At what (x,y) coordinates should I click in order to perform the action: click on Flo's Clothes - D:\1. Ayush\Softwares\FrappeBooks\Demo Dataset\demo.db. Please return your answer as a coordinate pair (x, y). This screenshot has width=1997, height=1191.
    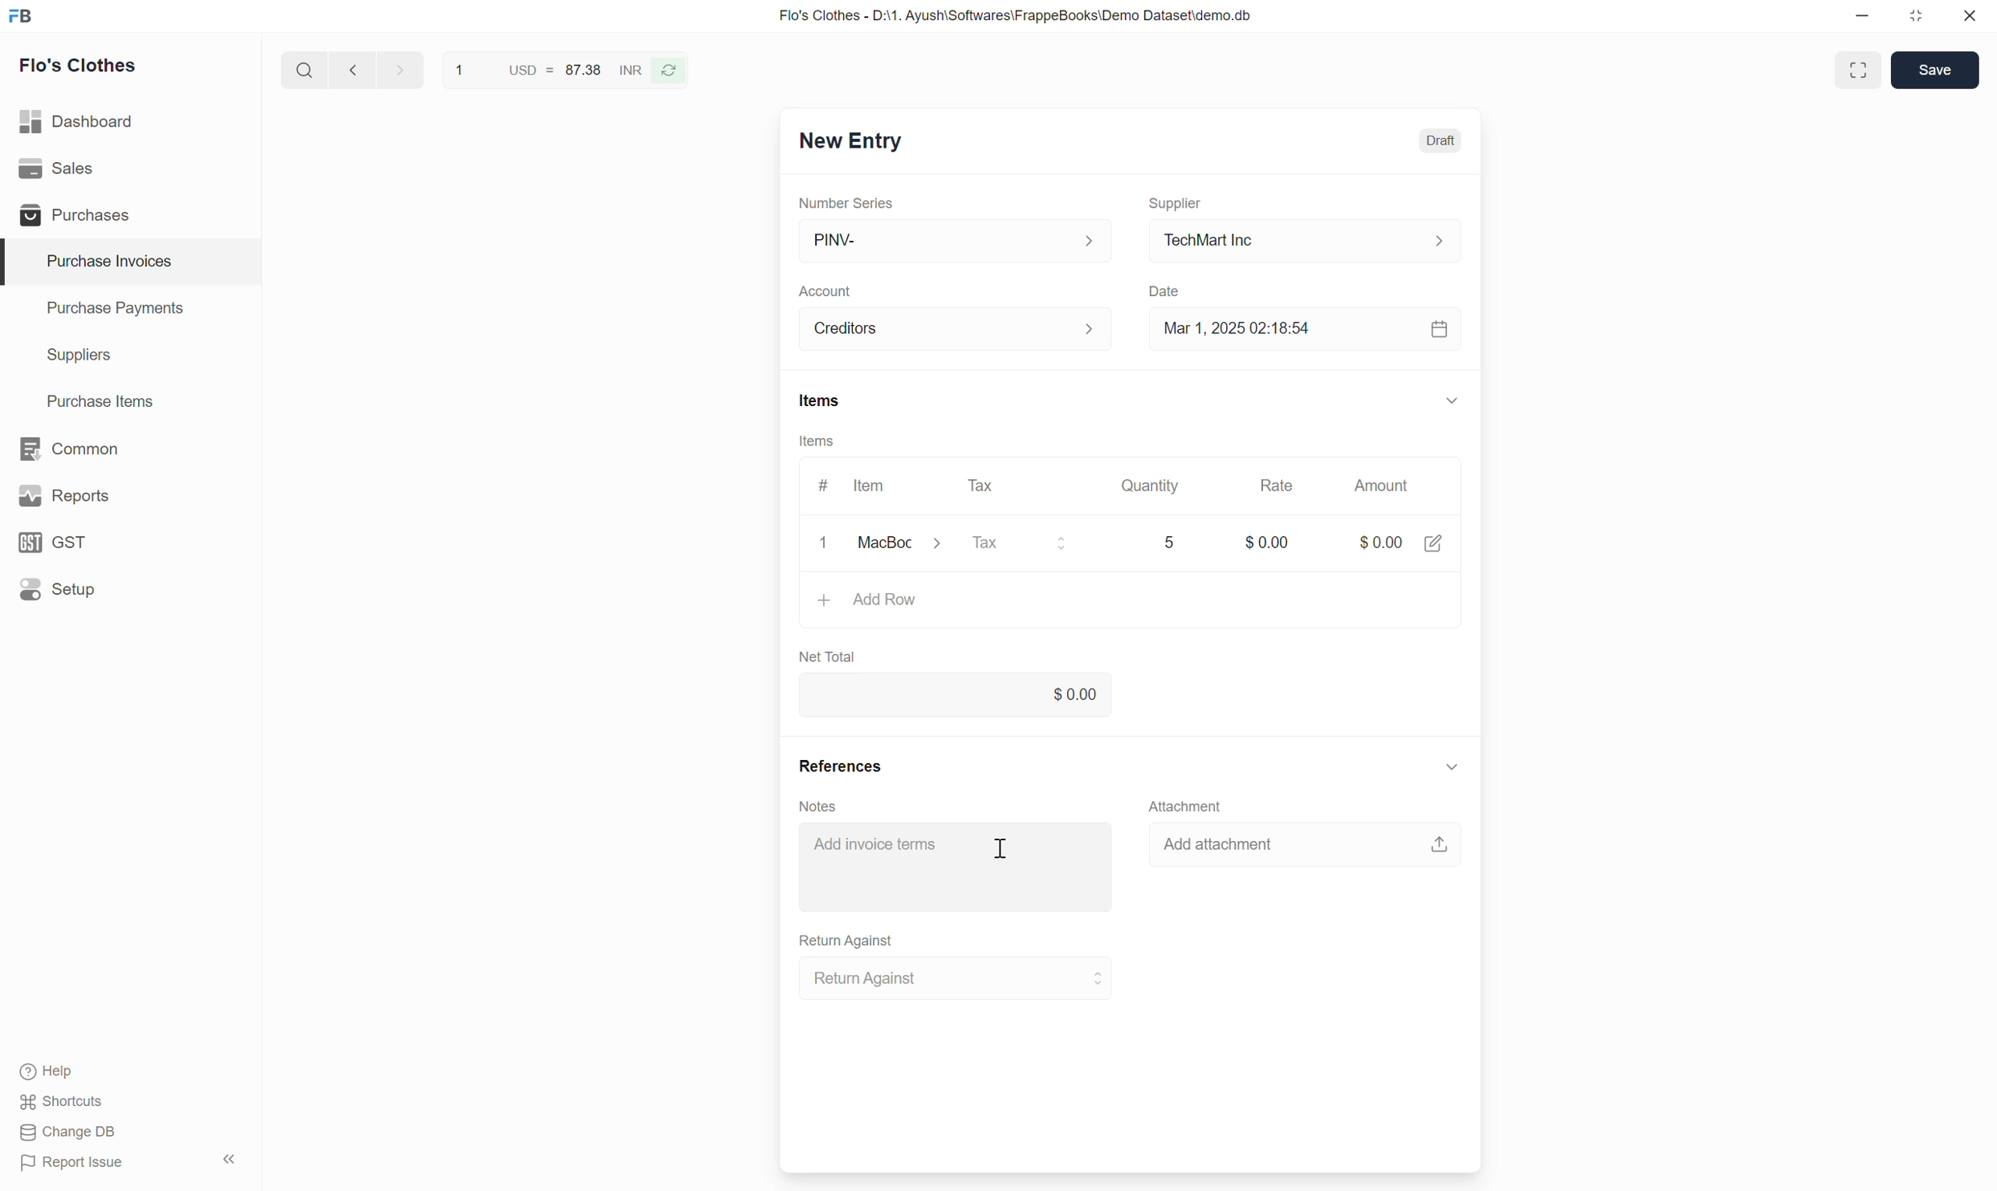
    Looking at the image, I should click on (1016, 14).